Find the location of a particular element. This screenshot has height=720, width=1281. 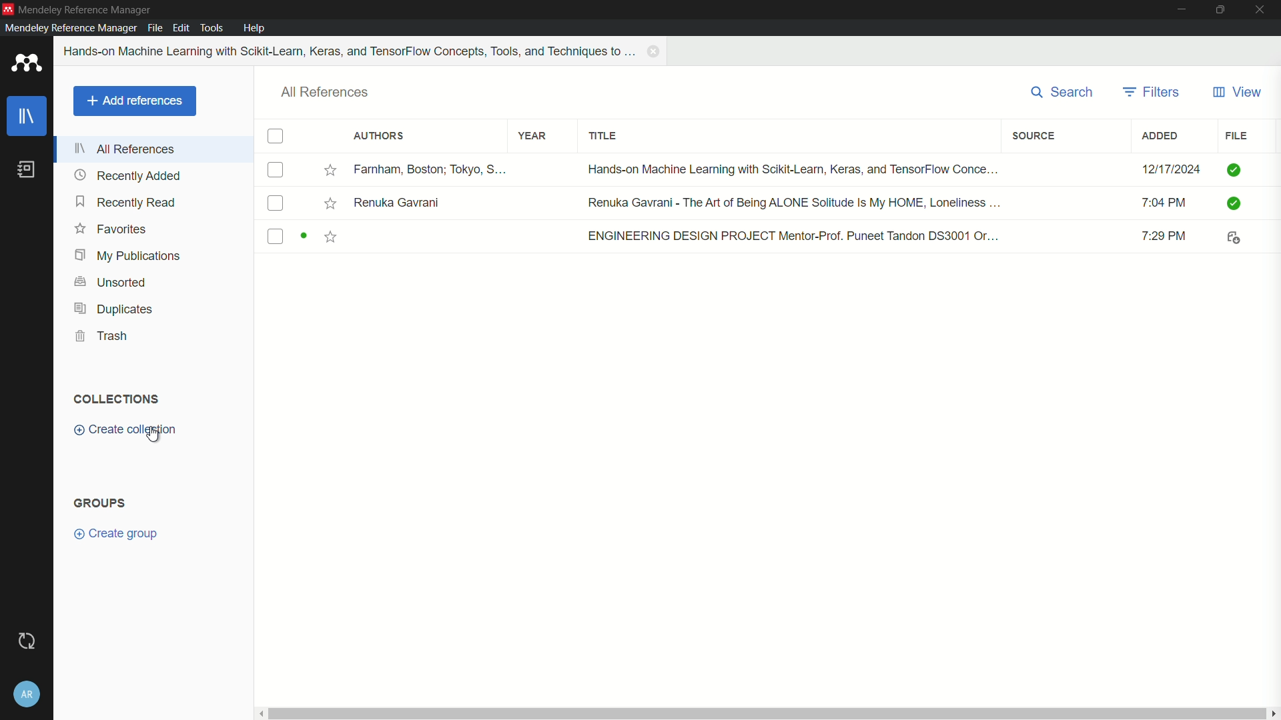

file menu is located at coordinates (155, 27).